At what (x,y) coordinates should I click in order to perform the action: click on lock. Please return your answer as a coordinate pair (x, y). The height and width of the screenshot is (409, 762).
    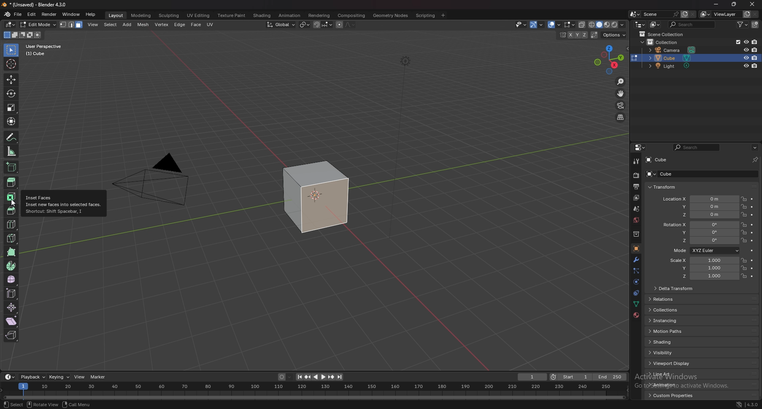
    Looking at the image, I should click on (744, 241).